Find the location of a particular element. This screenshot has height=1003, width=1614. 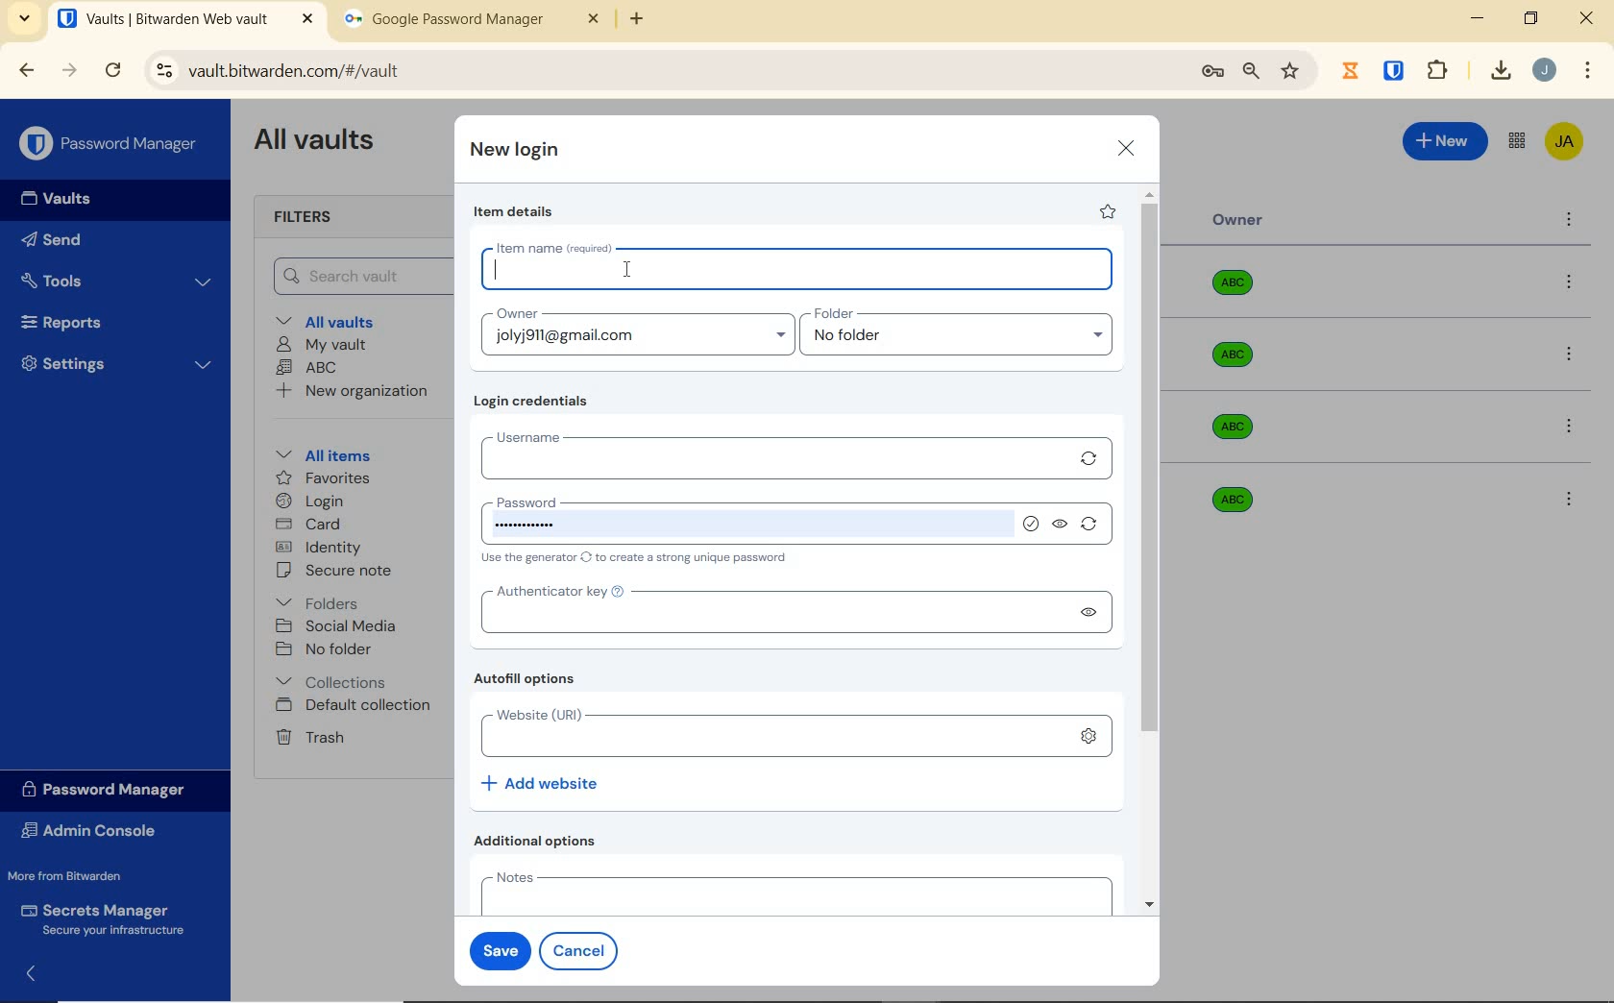

Add website is located at coordinates (542, 782).